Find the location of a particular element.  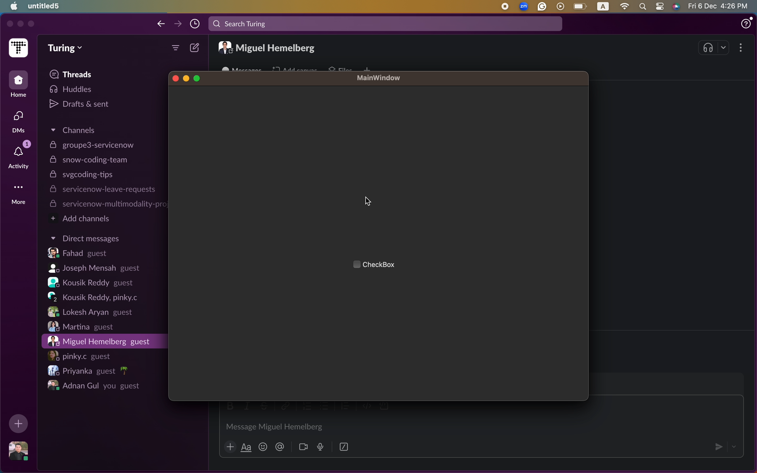

wifi is located at coordinates (625, 6).